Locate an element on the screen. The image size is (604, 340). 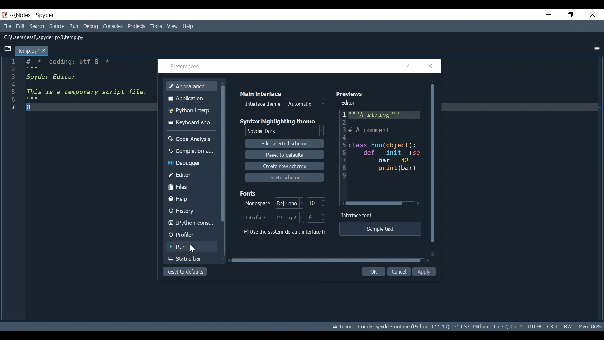
Completion Analysis is located at coordinates (190, 150).